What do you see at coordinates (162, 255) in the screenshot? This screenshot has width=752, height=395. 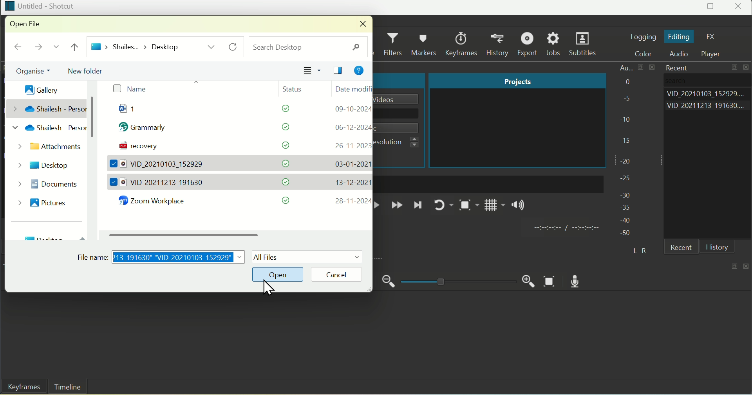 I see `File Name  ` at bounding box center [162, 255].